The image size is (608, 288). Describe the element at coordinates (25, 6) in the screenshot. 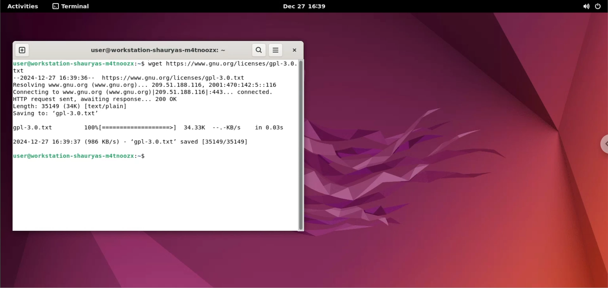

I see `Activities` at that location.